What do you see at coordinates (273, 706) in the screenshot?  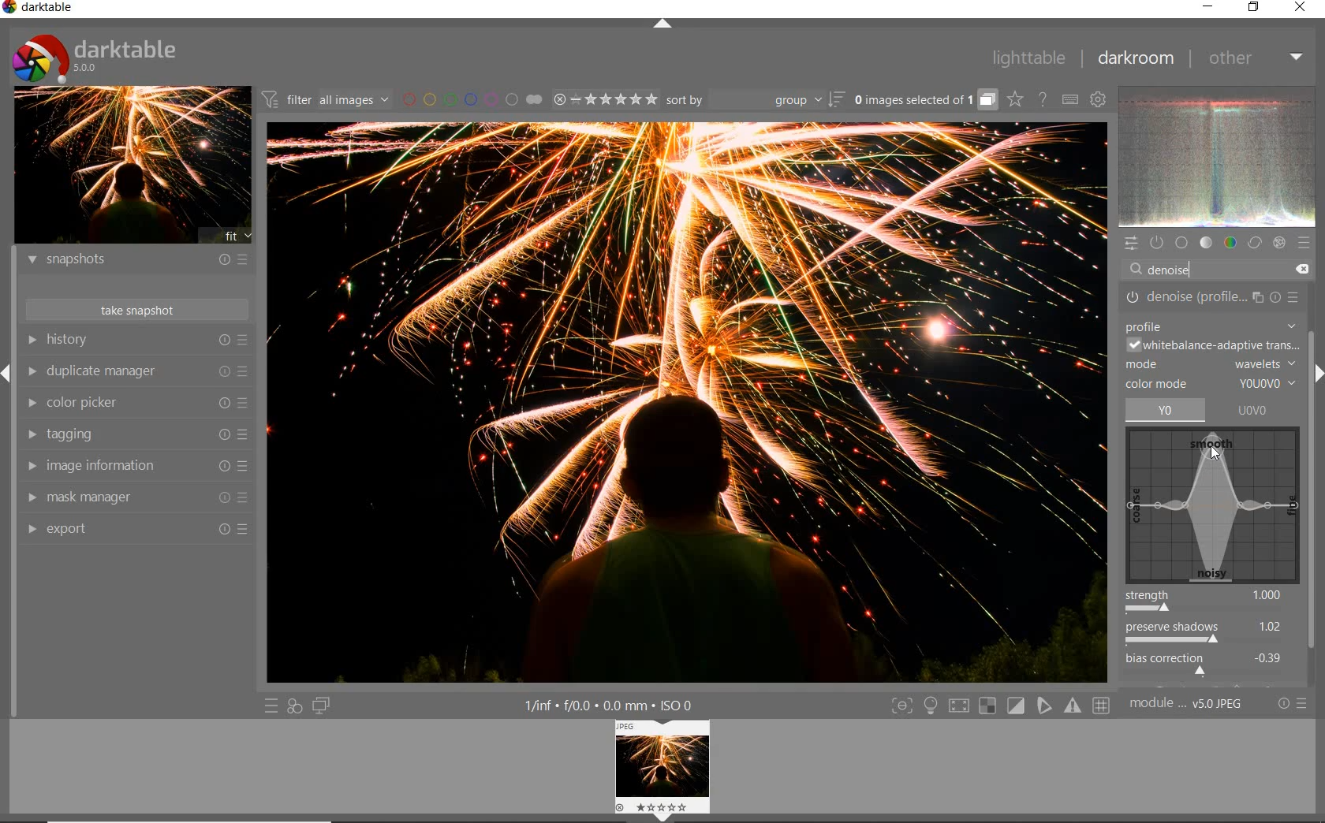 I see `quick access to presets` at bounding box center [273, 706].